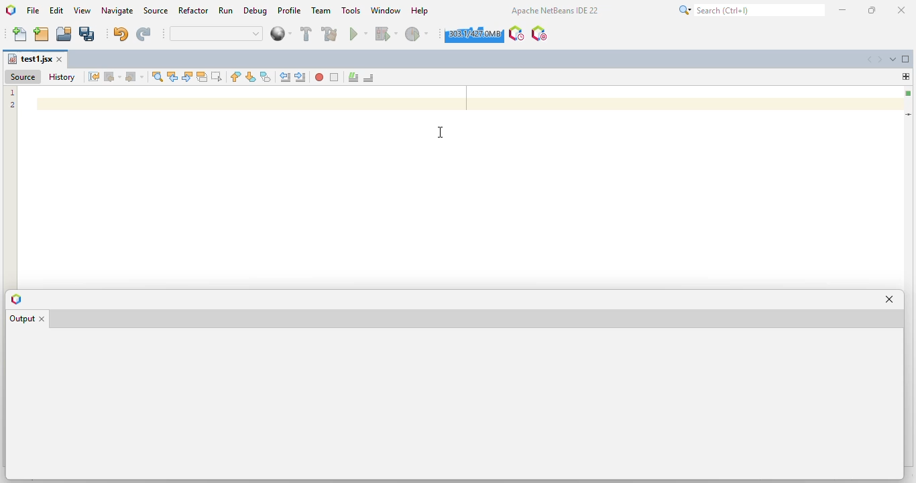 The image size is (916, 483). What do you see at coordinates (319, 77) in the screenshot?
I see `start macro recording` at bounding box center [319, 77].